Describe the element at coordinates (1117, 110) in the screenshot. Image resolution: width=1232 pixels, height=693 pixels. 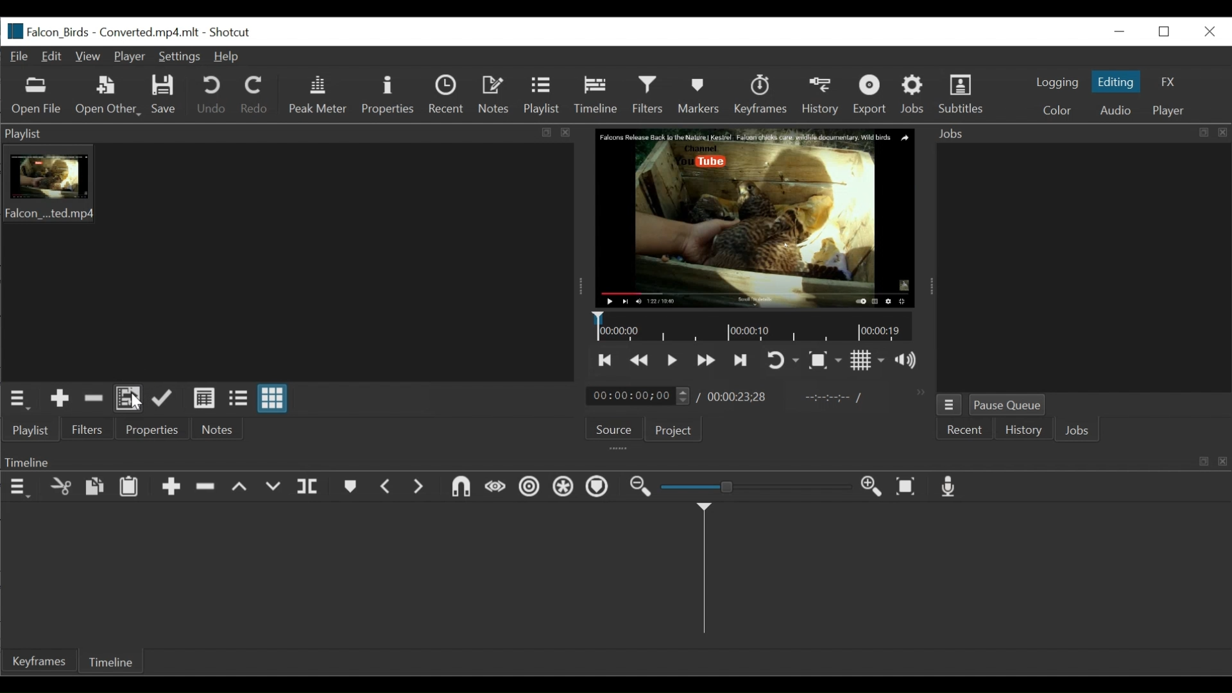
I see `Audio` at that location.